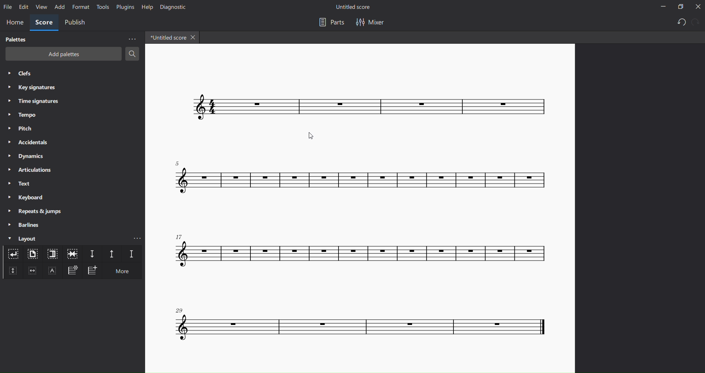  I want to click on accidentals, so click(27, 142).